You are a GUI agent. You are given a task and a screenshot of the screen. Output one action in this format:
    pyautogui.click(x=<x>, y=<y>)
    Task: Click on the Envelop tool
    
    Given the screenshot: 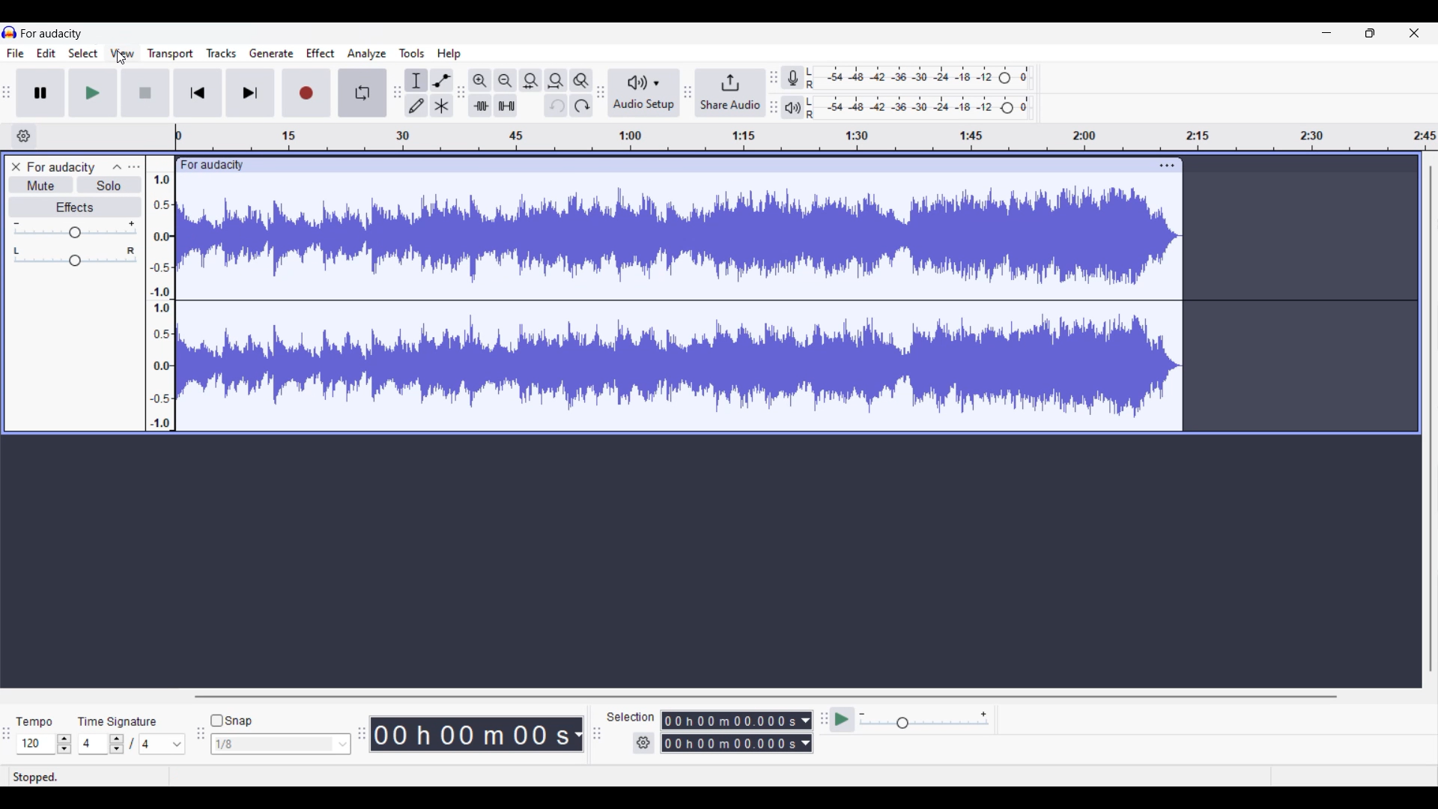 What is the action you would take?
    pyautogui.click(x=442, y=81)
    